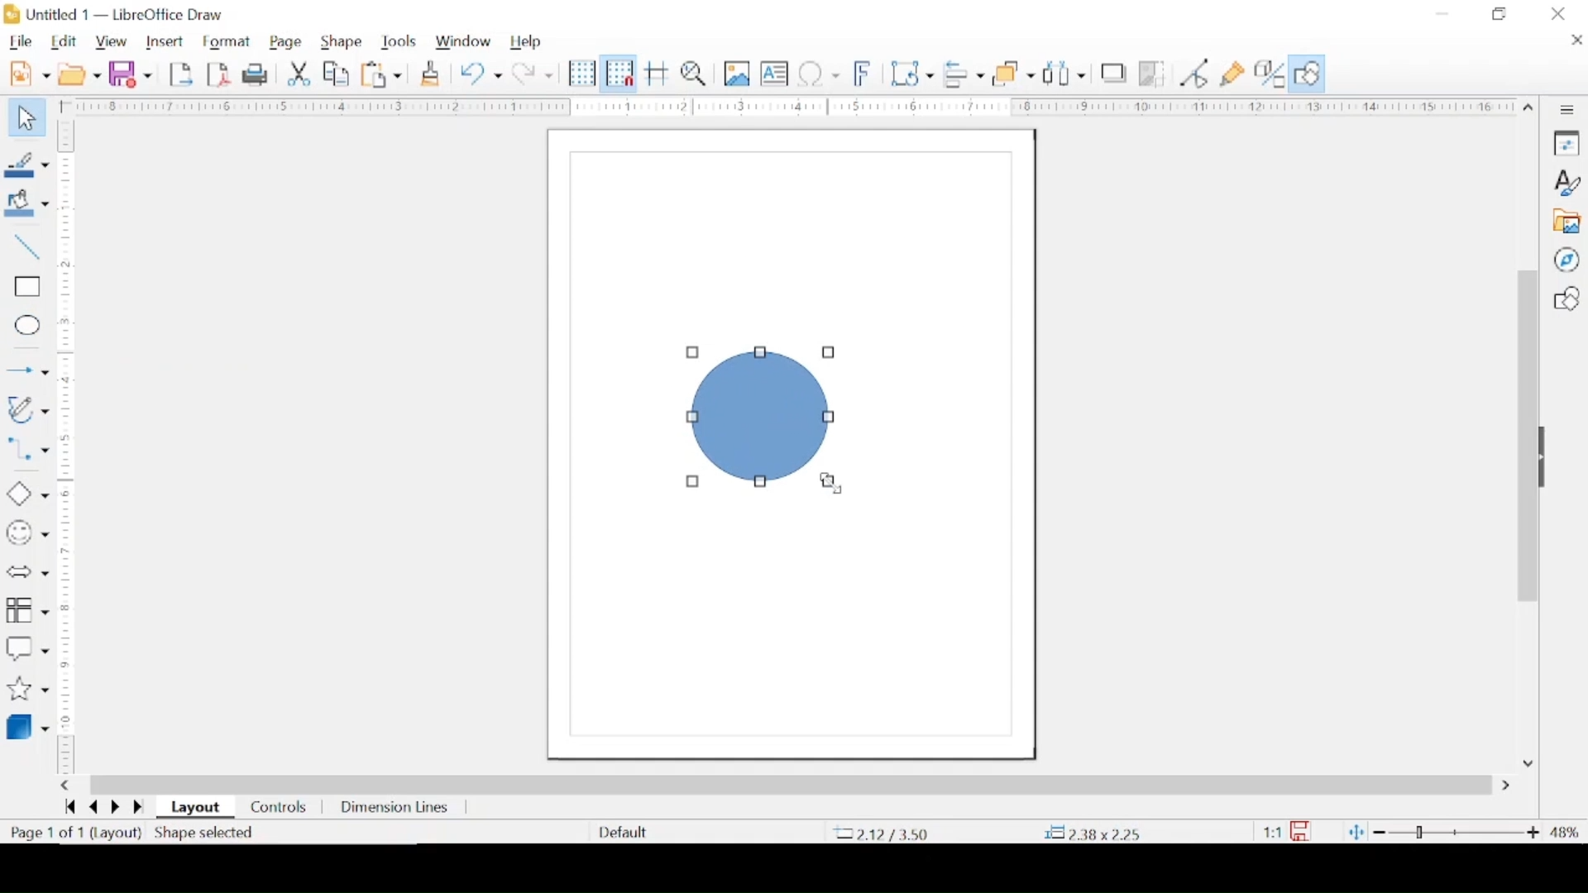 This screenshot has height=893, width=1588. I want to click on resize handle, so click(828, 477).